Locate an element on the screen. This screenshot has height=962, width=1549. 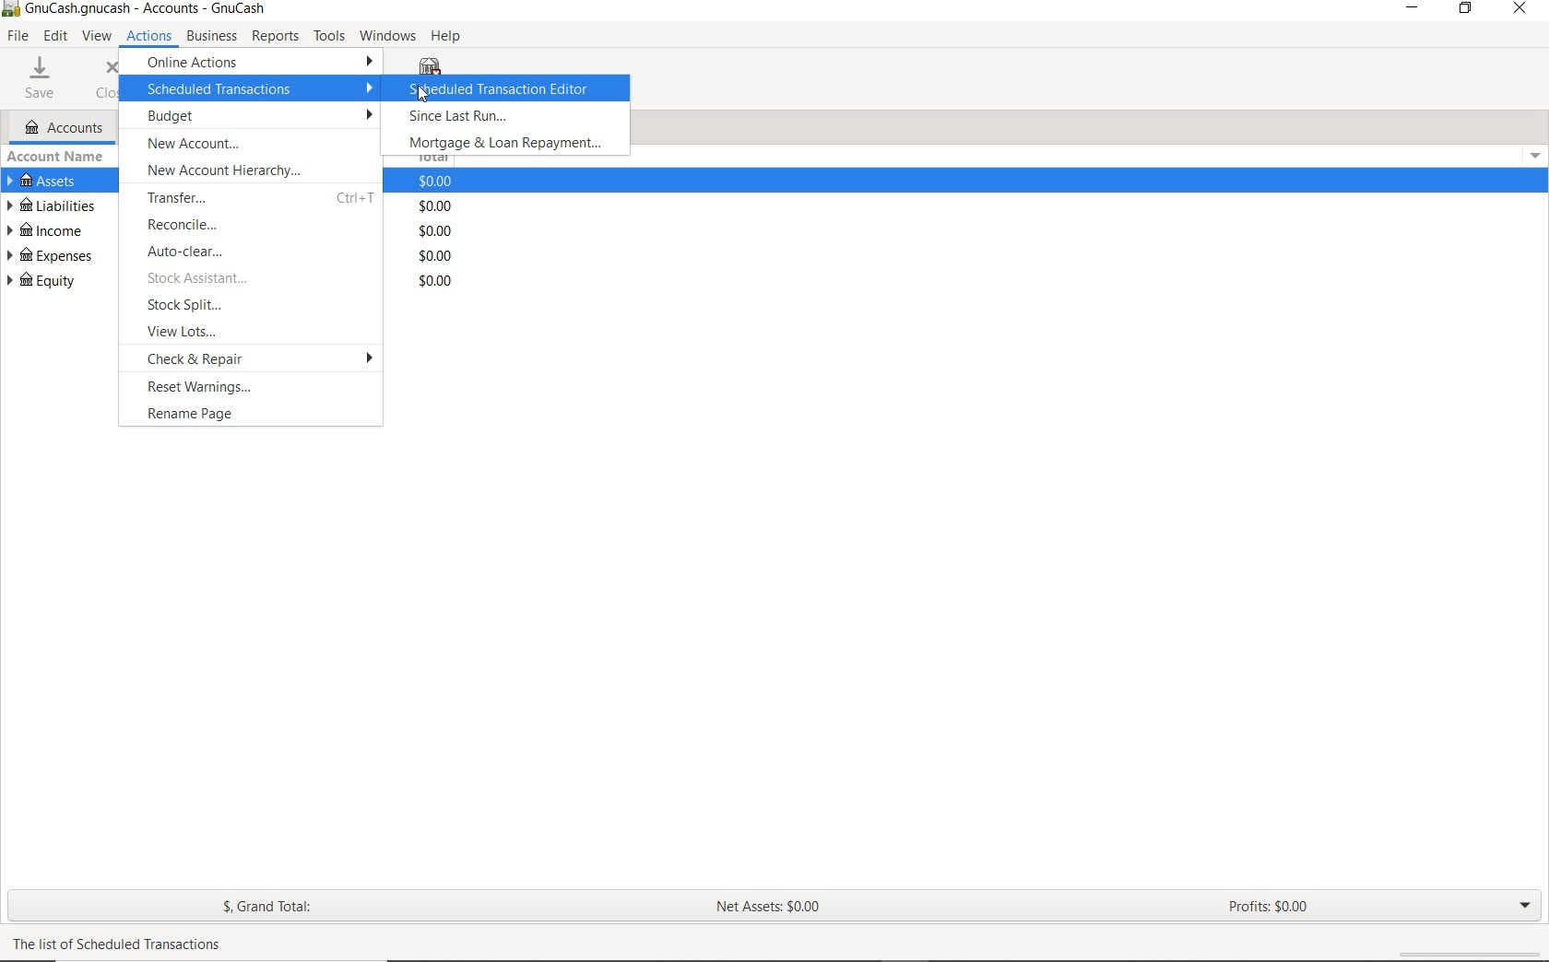
total is located at coordinates (438, 205).